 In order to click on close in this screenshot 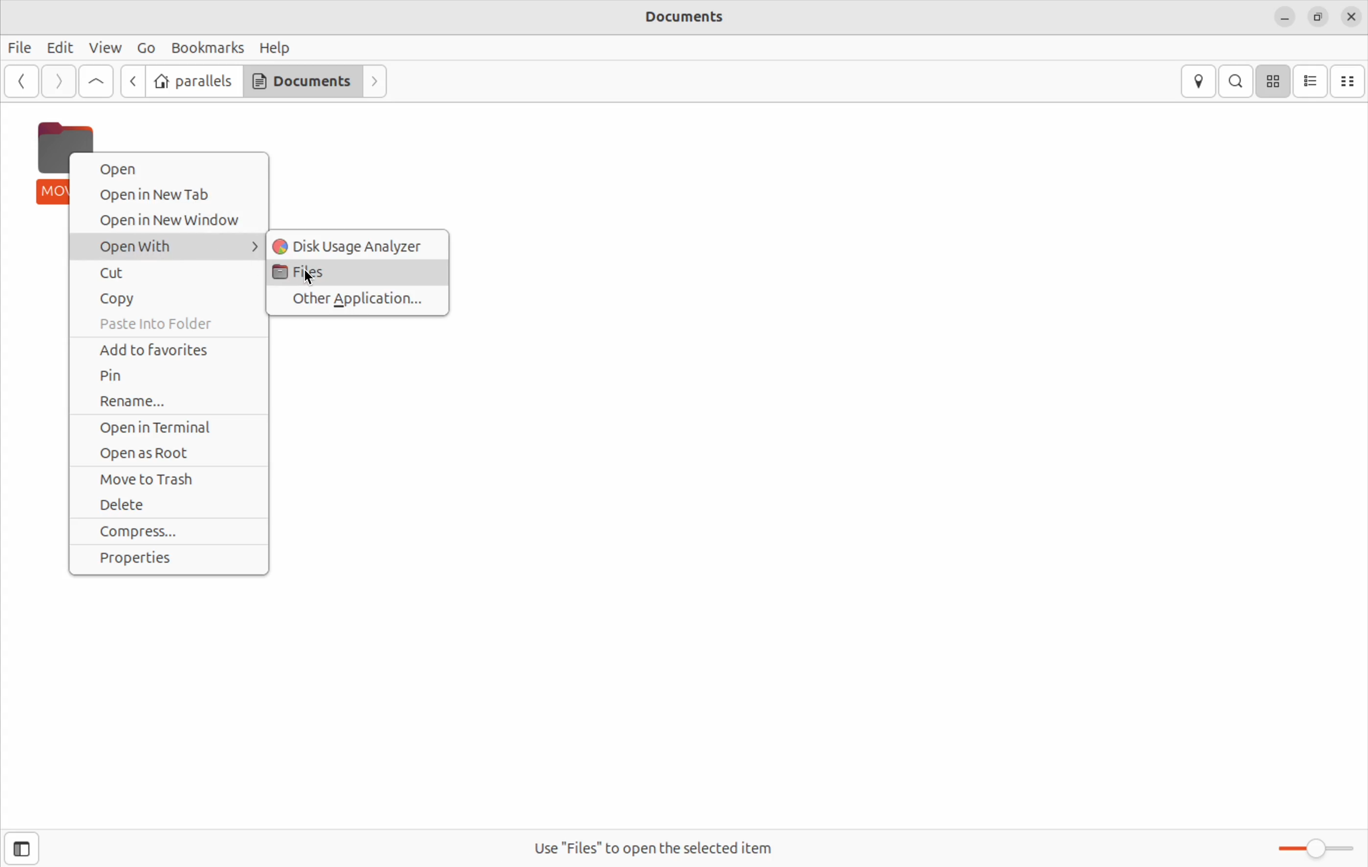, I will do `click(1352, 14)`.